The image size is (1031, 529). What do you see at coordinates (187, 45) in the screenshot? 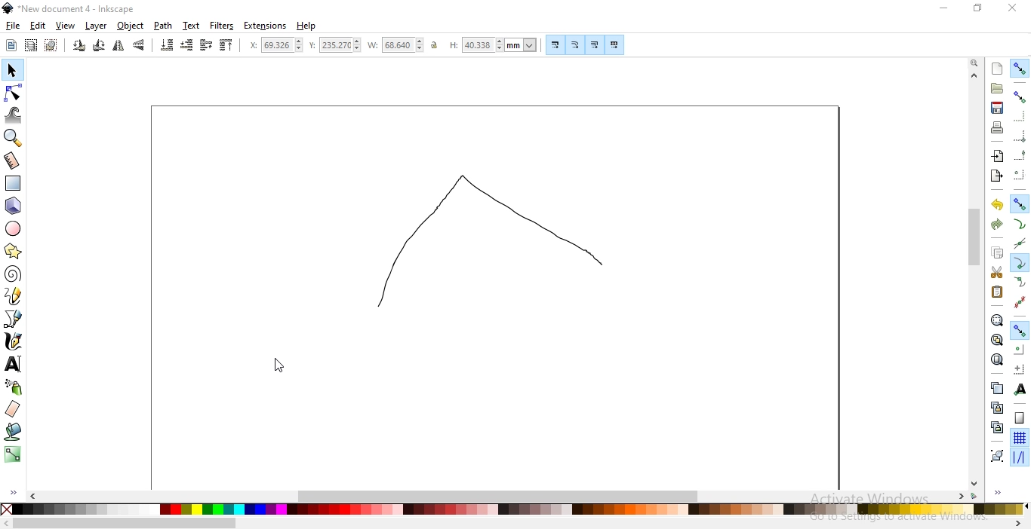
I see `lower selection one step` at bounding box center [187, 45].